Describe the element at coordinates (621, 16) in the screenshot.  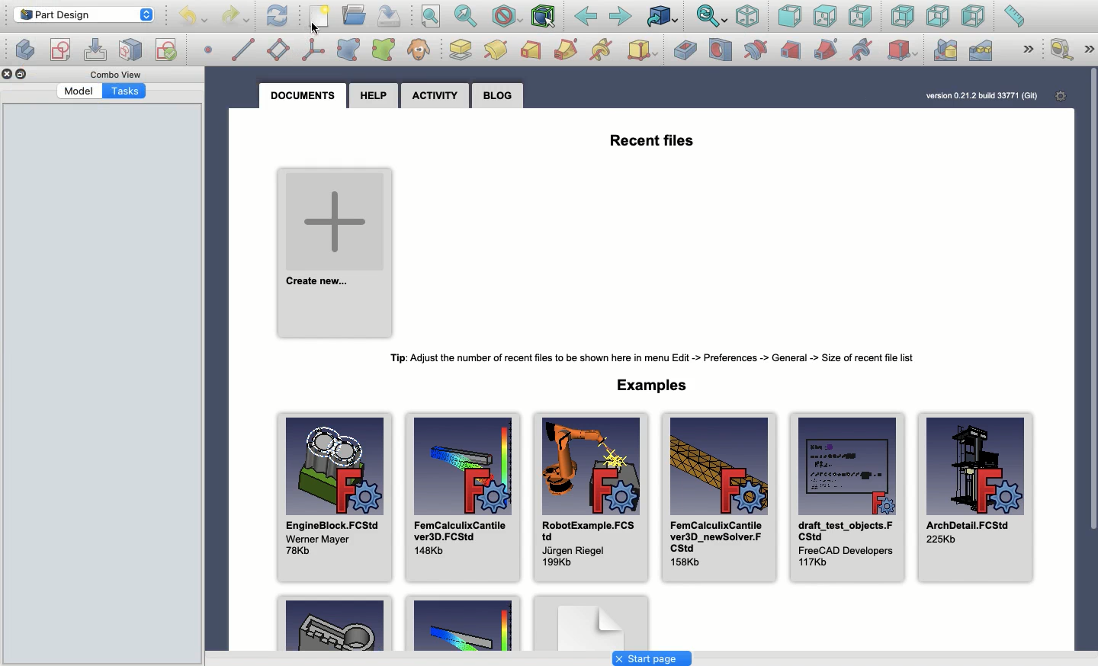
I see `Forward` at that location.